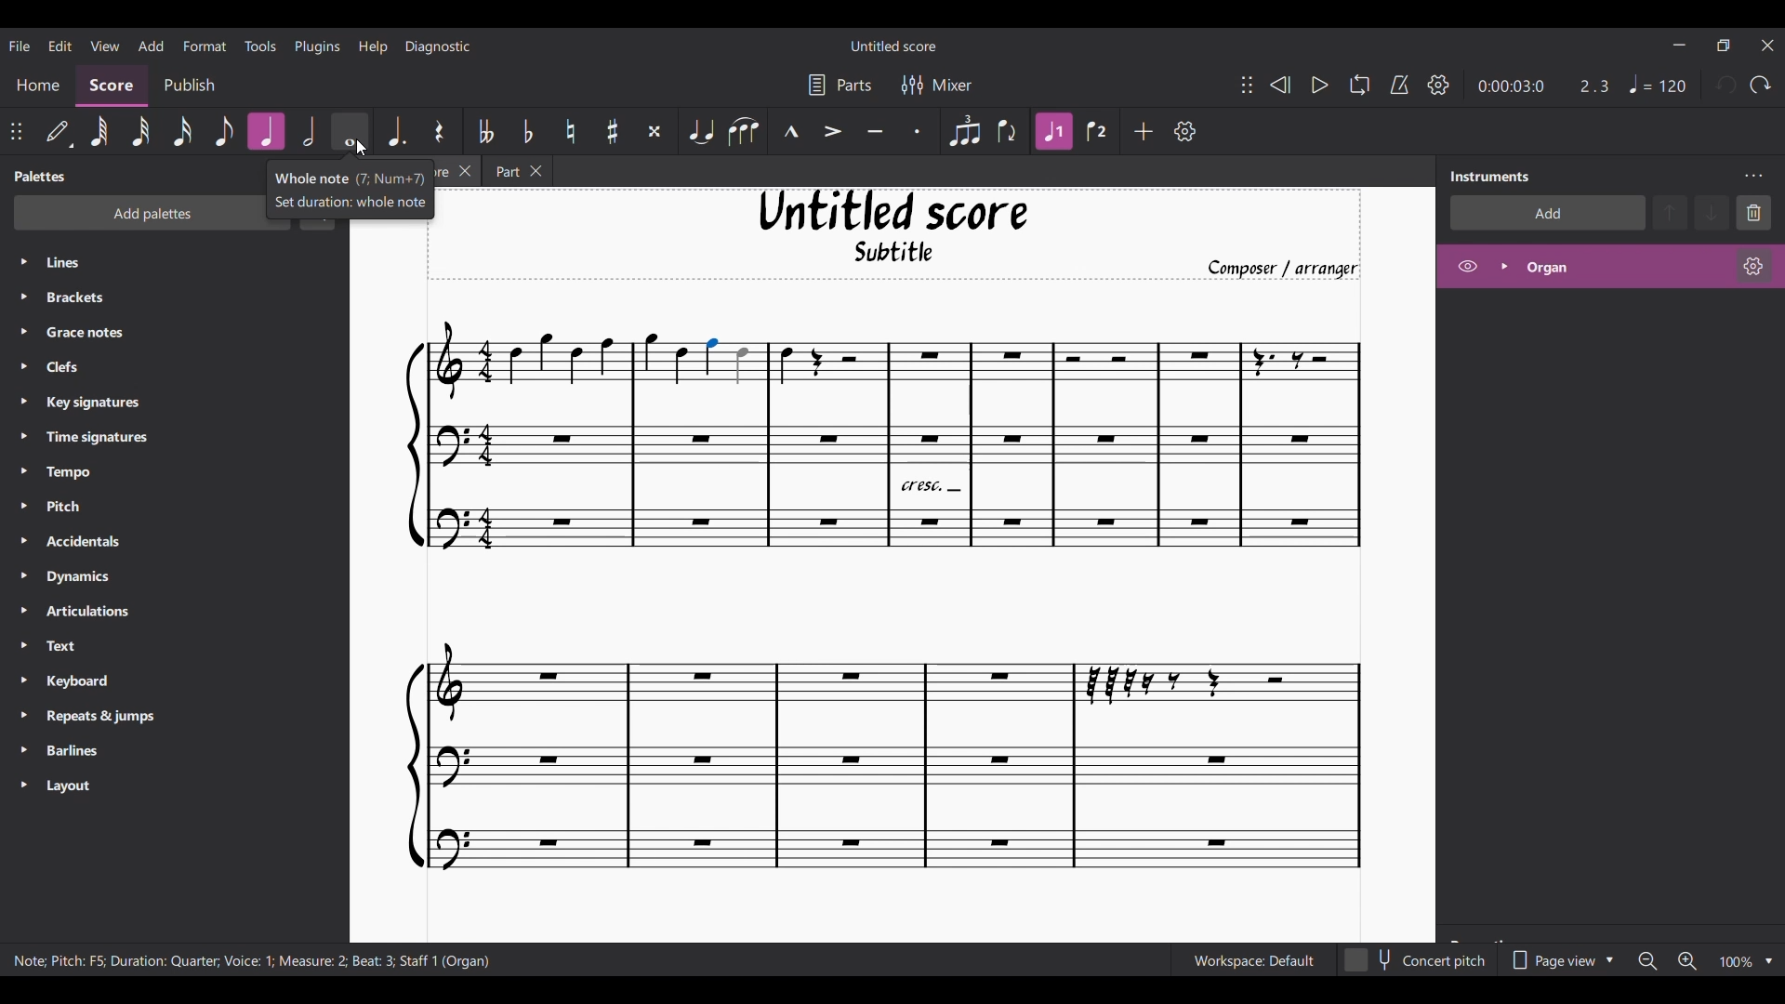 The height and width of the screenshot is (1004, 1785). What do you see at coordinates (395, 130) in the screenshot?
I see `Augmentation dot` at bounding box center [395, 130].